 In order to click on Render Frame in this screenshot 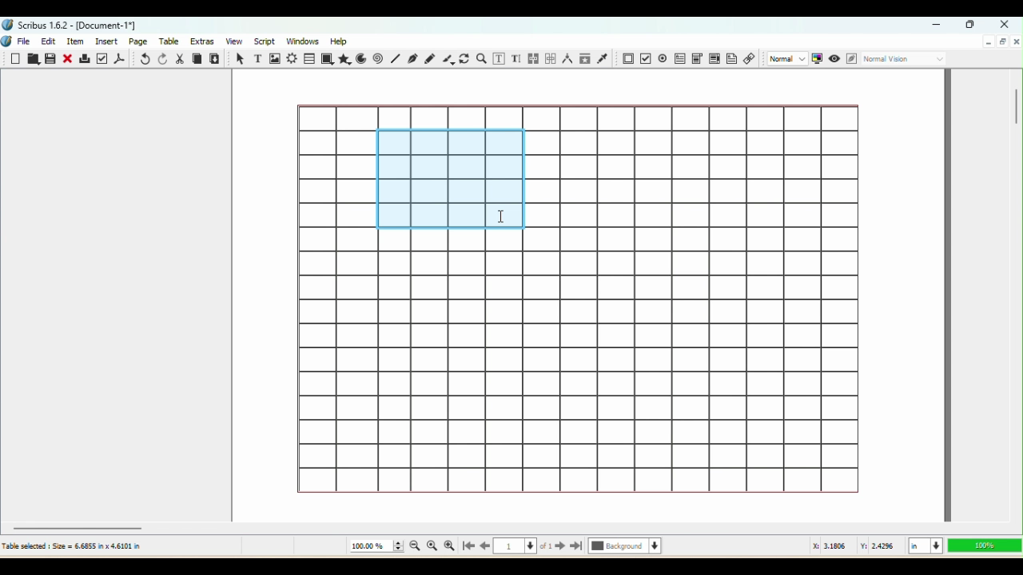, I will do `click(292, 58)`.